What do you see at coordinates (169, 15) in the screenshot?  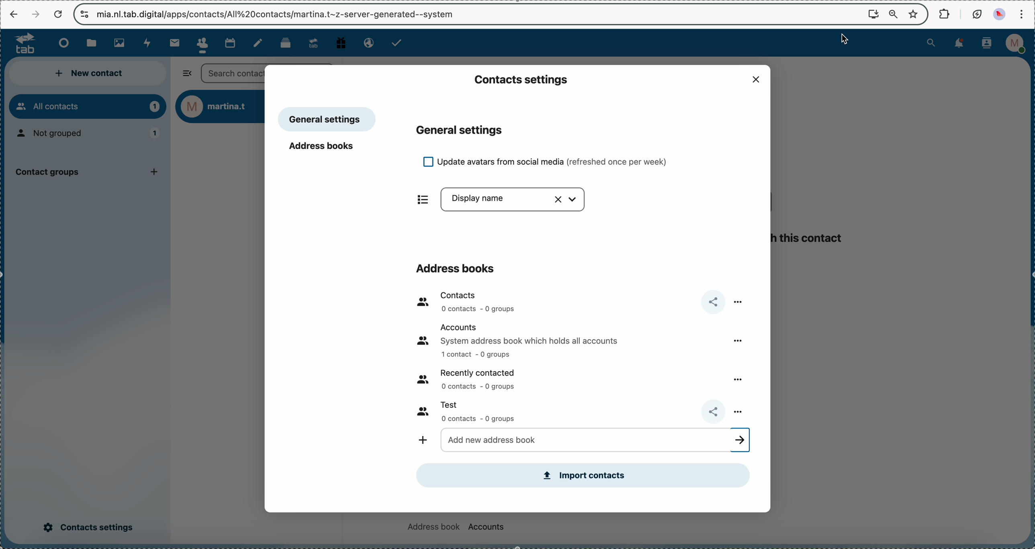 I see `url` at bounding box center [169, 15].